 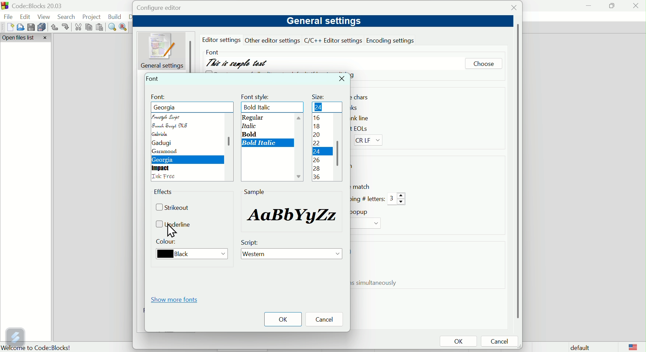 I want to click on C/C++ editor setting, so click(x=333, y=41).